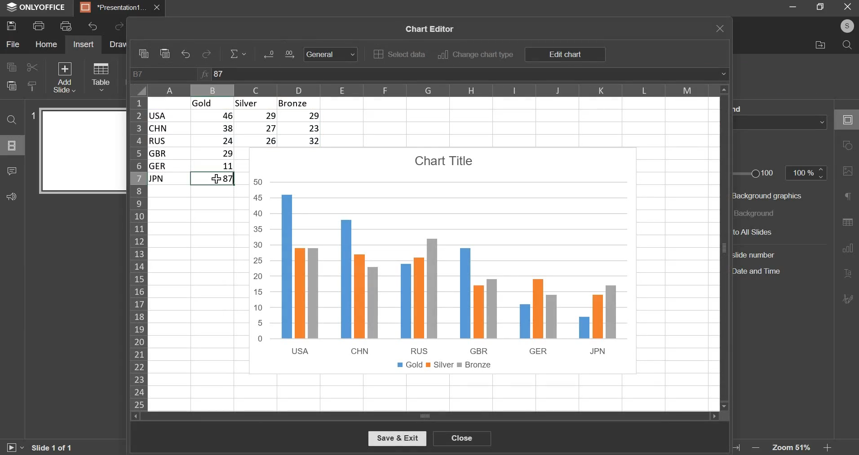  What do you see at coordinates (37, 8) in the screenshot?
I see `window name` at bounding box center [37, 8].